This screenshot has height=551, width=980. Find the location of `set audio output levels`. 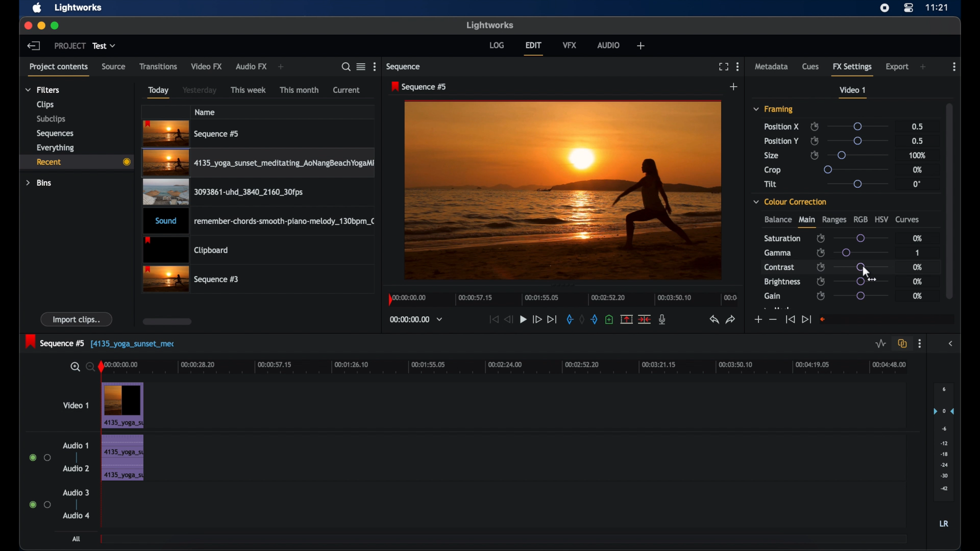

set audio output levels is located at coordinates (944, 441).